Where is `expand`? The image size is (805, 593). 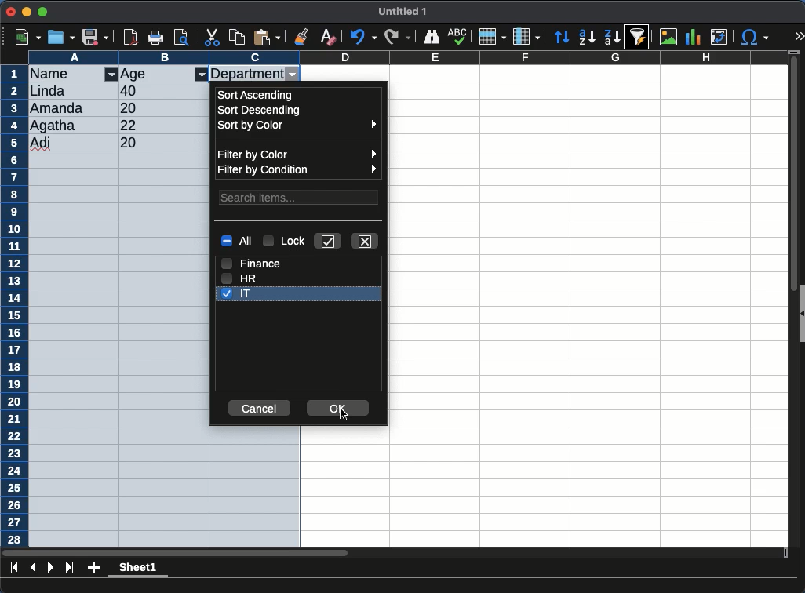
expand is located at coordinates (799, 38).